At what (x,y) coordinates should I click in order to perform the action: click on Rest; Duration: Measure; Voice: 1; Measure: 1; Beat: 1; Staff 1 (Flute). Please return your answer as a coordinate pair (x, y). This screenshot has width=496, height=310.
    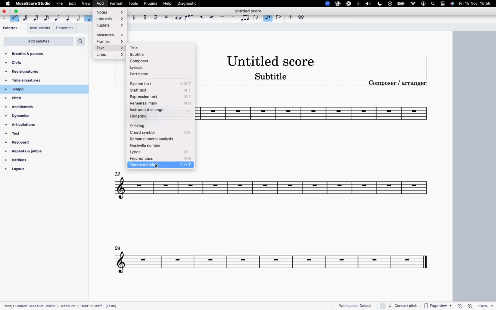
    Looking at the image, I should click on (62, 305).